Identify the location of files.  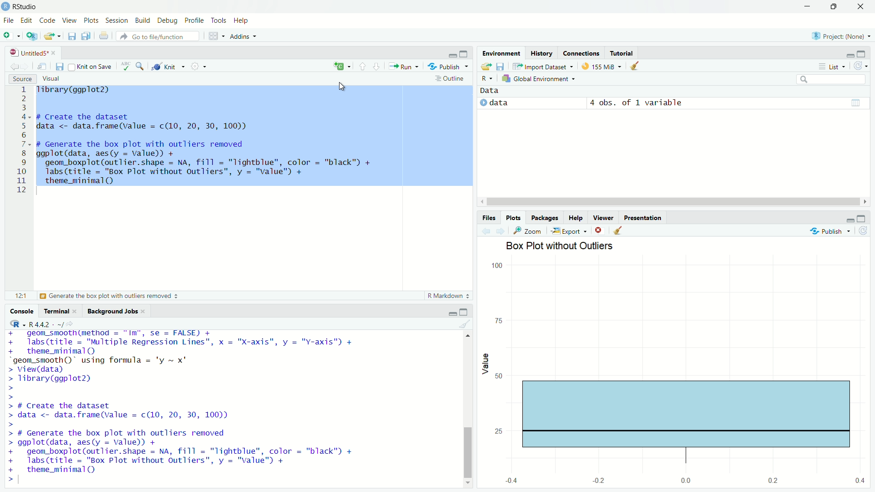
(57, 67).